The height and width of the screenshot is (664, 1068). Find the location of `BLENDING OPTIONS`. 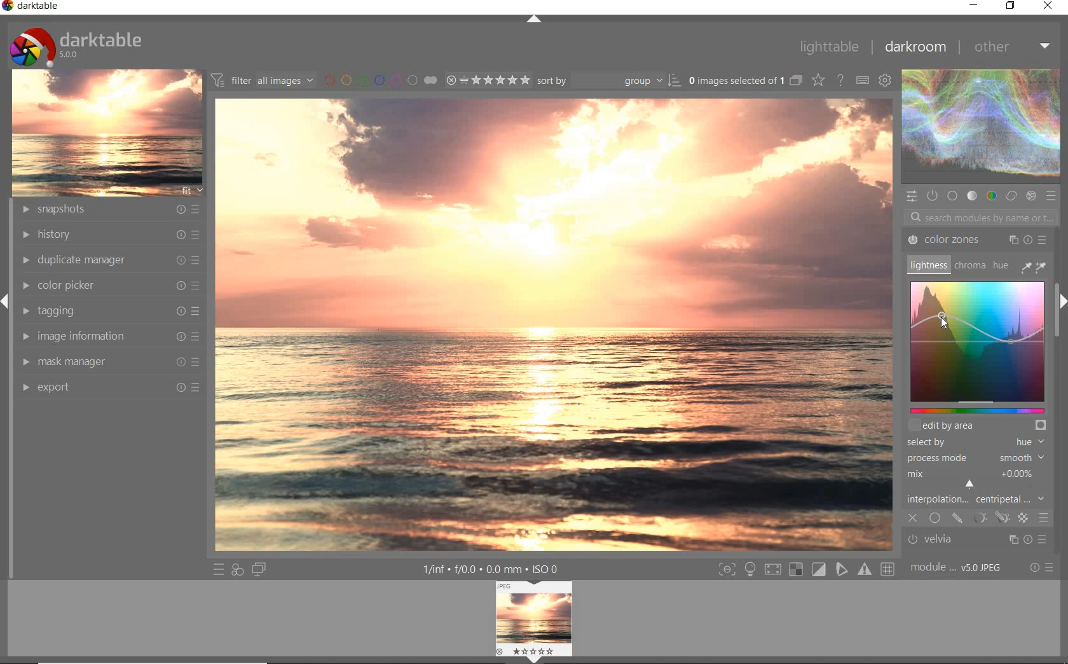

BLENDING OPTIONS is located at coordinates (1044, 519).